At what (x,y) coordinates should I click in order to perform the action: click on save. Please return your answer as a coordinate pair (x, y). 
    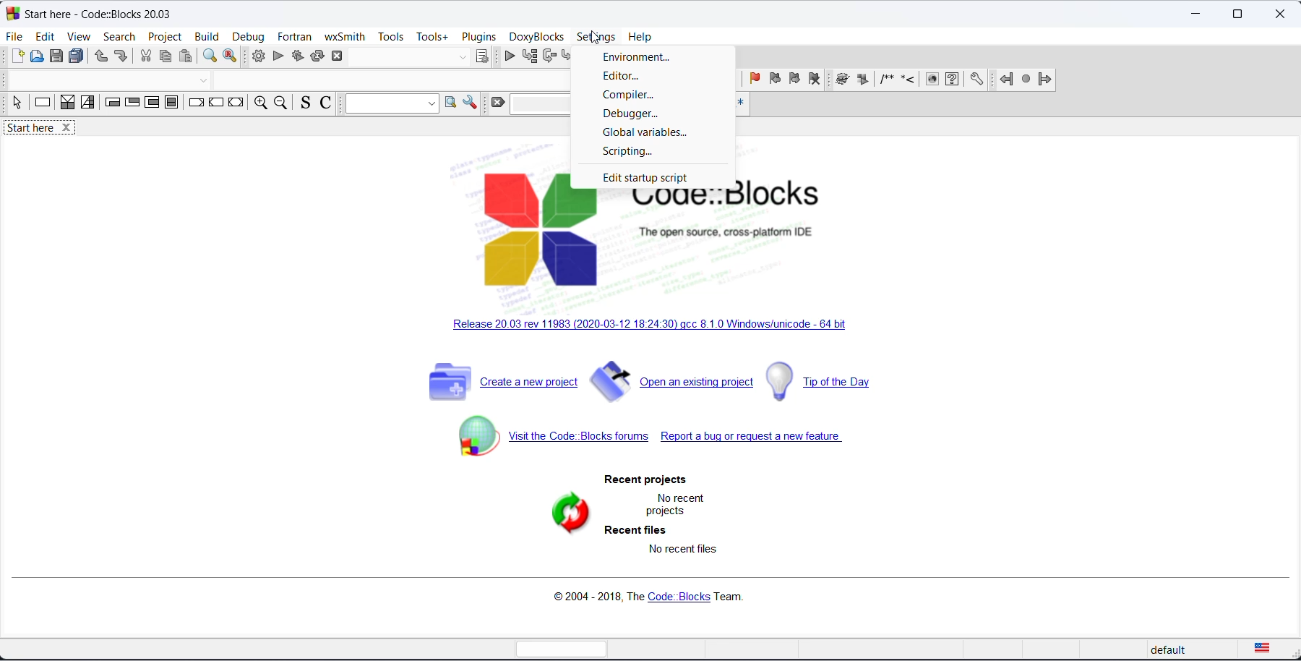
    Looking at the image, I should click on (56, 56).